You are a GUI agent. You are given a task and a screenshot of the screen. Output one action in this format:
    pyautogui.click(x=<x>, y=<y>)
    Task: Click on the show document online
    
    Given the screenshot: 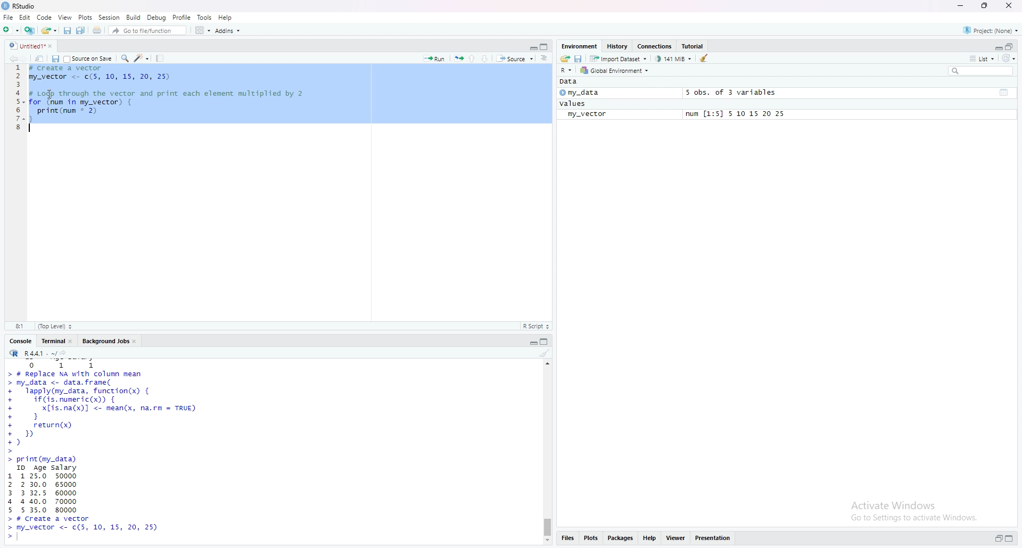 What is the action you would take?
    pyautogui.click(x=547, y=59)
    